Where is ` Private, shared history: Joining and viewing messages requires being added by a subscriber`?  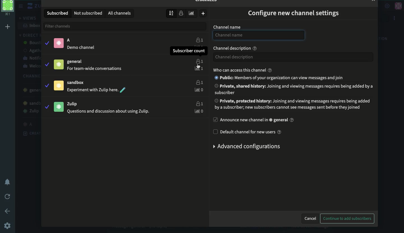  Private, shared history: Joining and viewing messages requires being added by a subscriber is located at coordinates (294, 90).